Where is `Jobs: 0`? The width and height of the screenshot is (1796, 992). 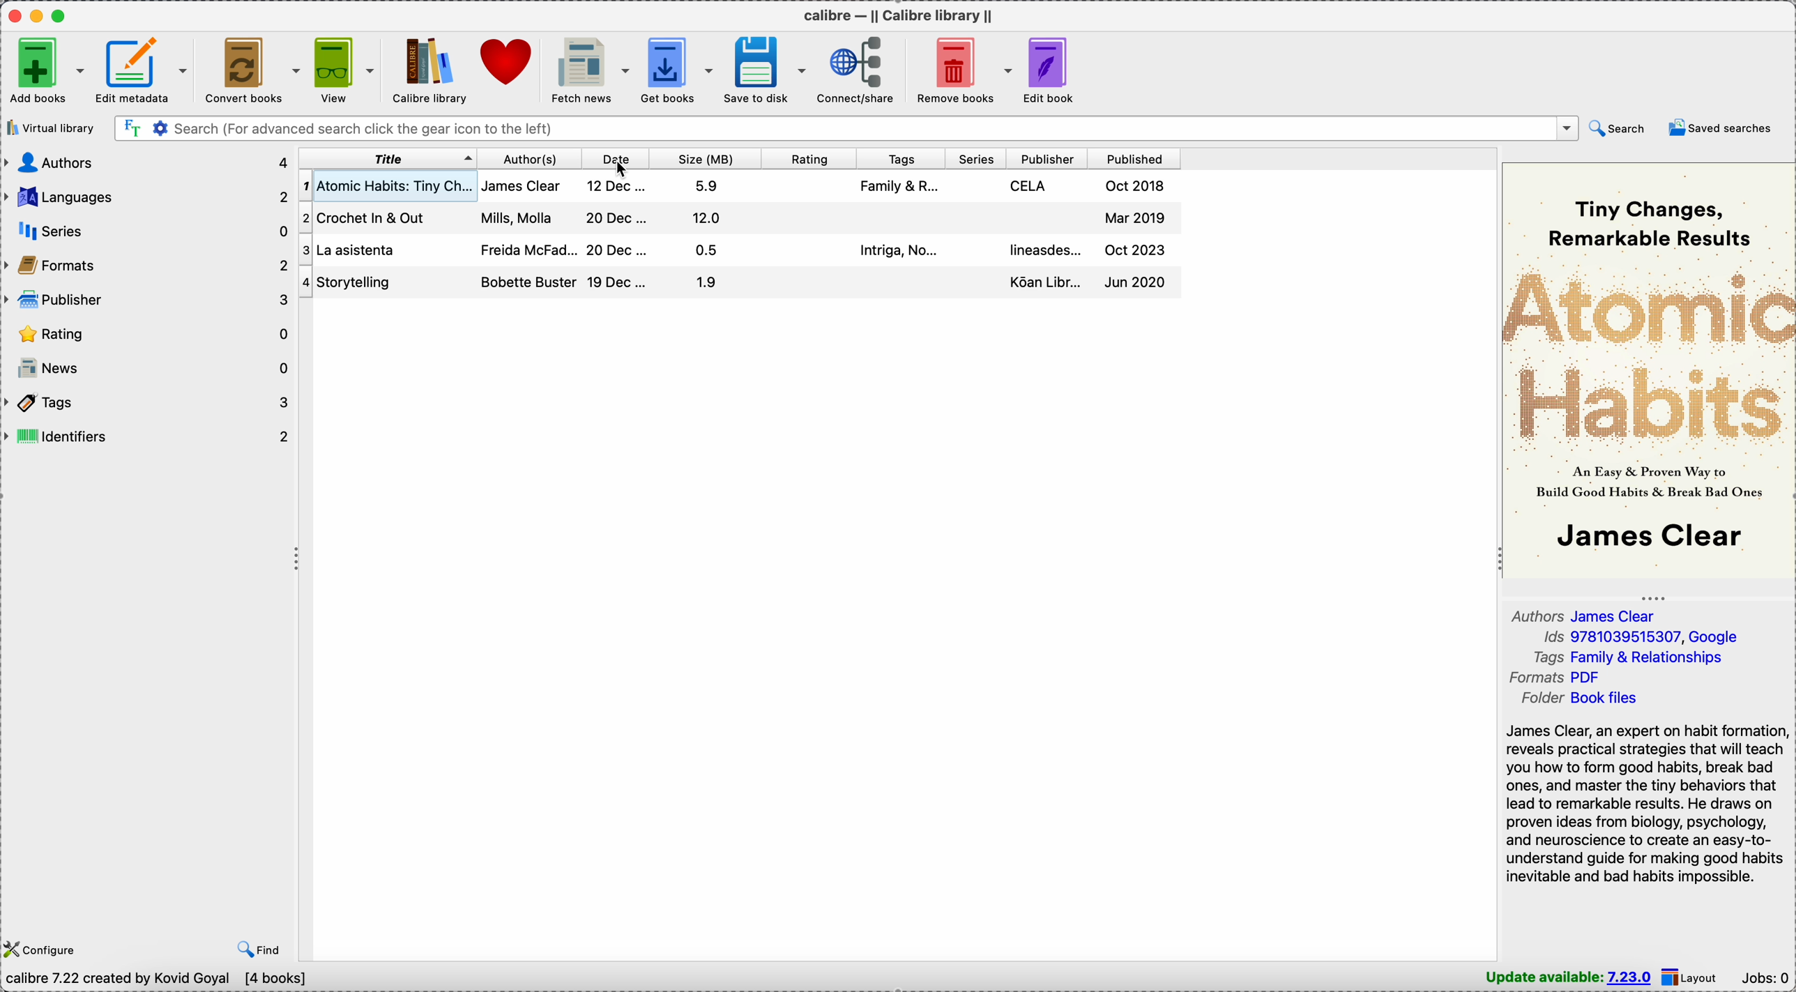
Jobs: 0 is located at coordinates (1765, 977).